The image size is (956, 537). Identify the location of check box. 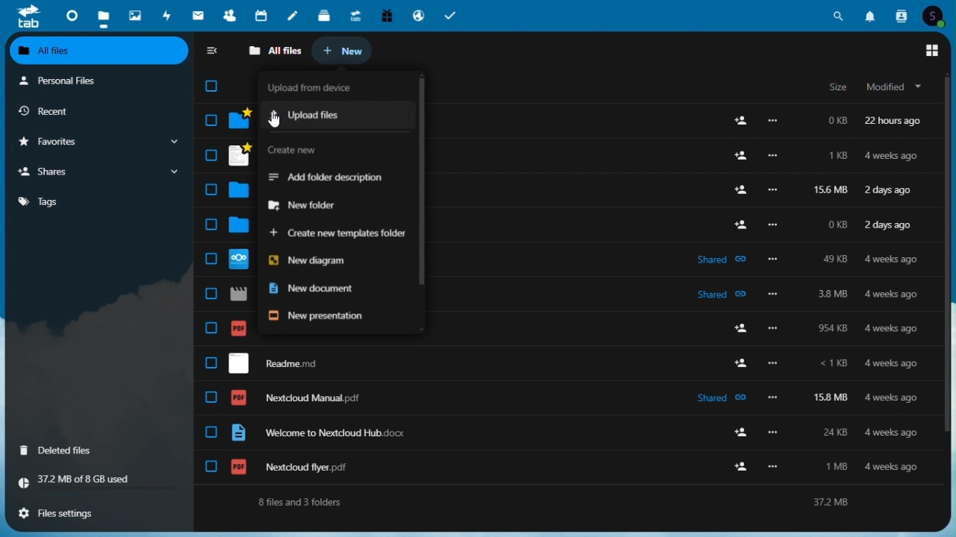
(209, 258).